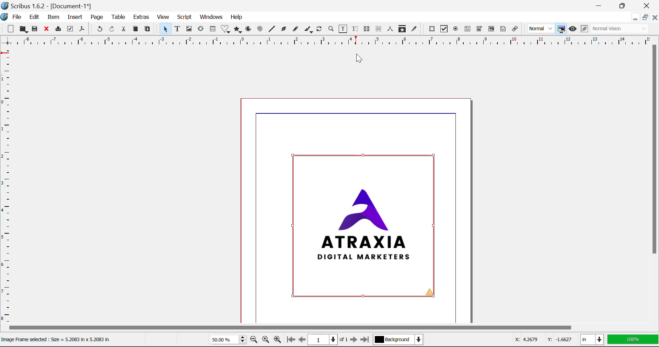 The width and height of the screenshot is (659, 347). Describe the element at coordinates (655, 184) in the screenshot. I see `Vertical Scroll Bar` at that location.